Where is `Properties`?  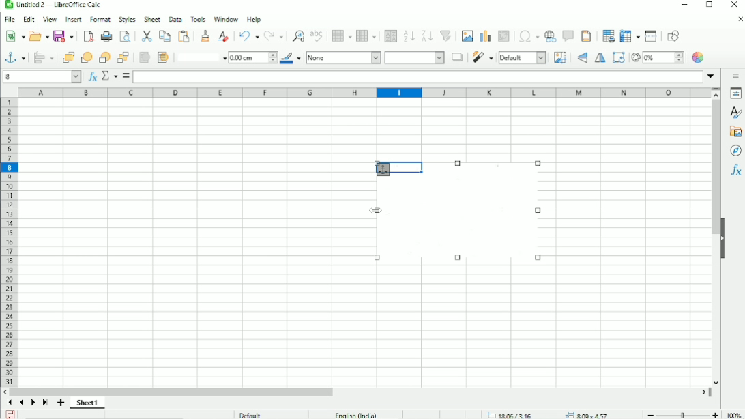
Properties is located at coordinates (735, 93).